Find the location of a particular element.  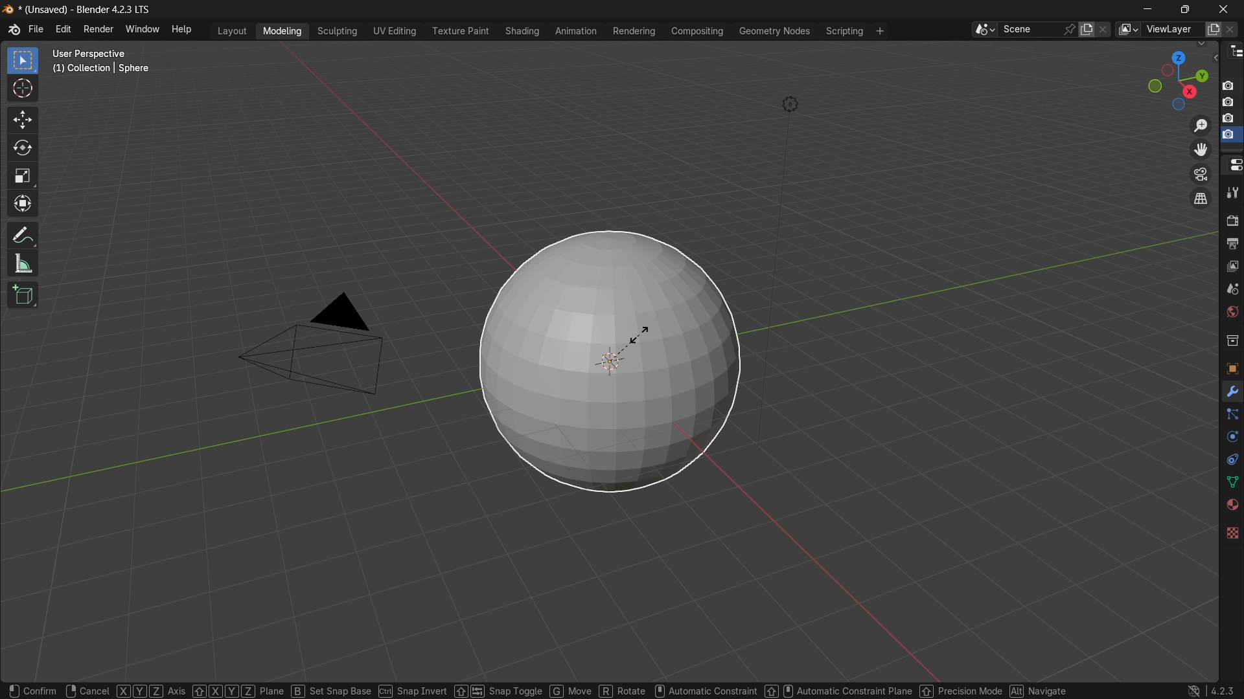

rendering menu is located at coordinates (635, 31).